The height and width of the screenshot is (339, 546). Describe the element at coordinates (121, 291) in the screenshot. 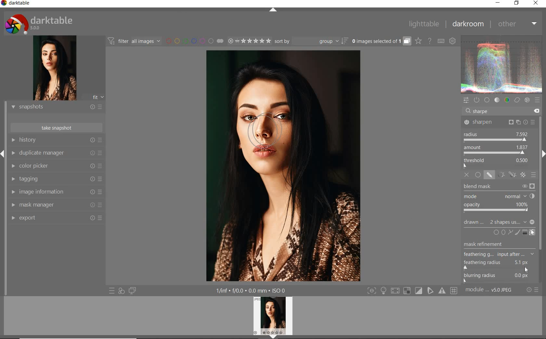

I see `quick access for applying any of your styles` at that location.